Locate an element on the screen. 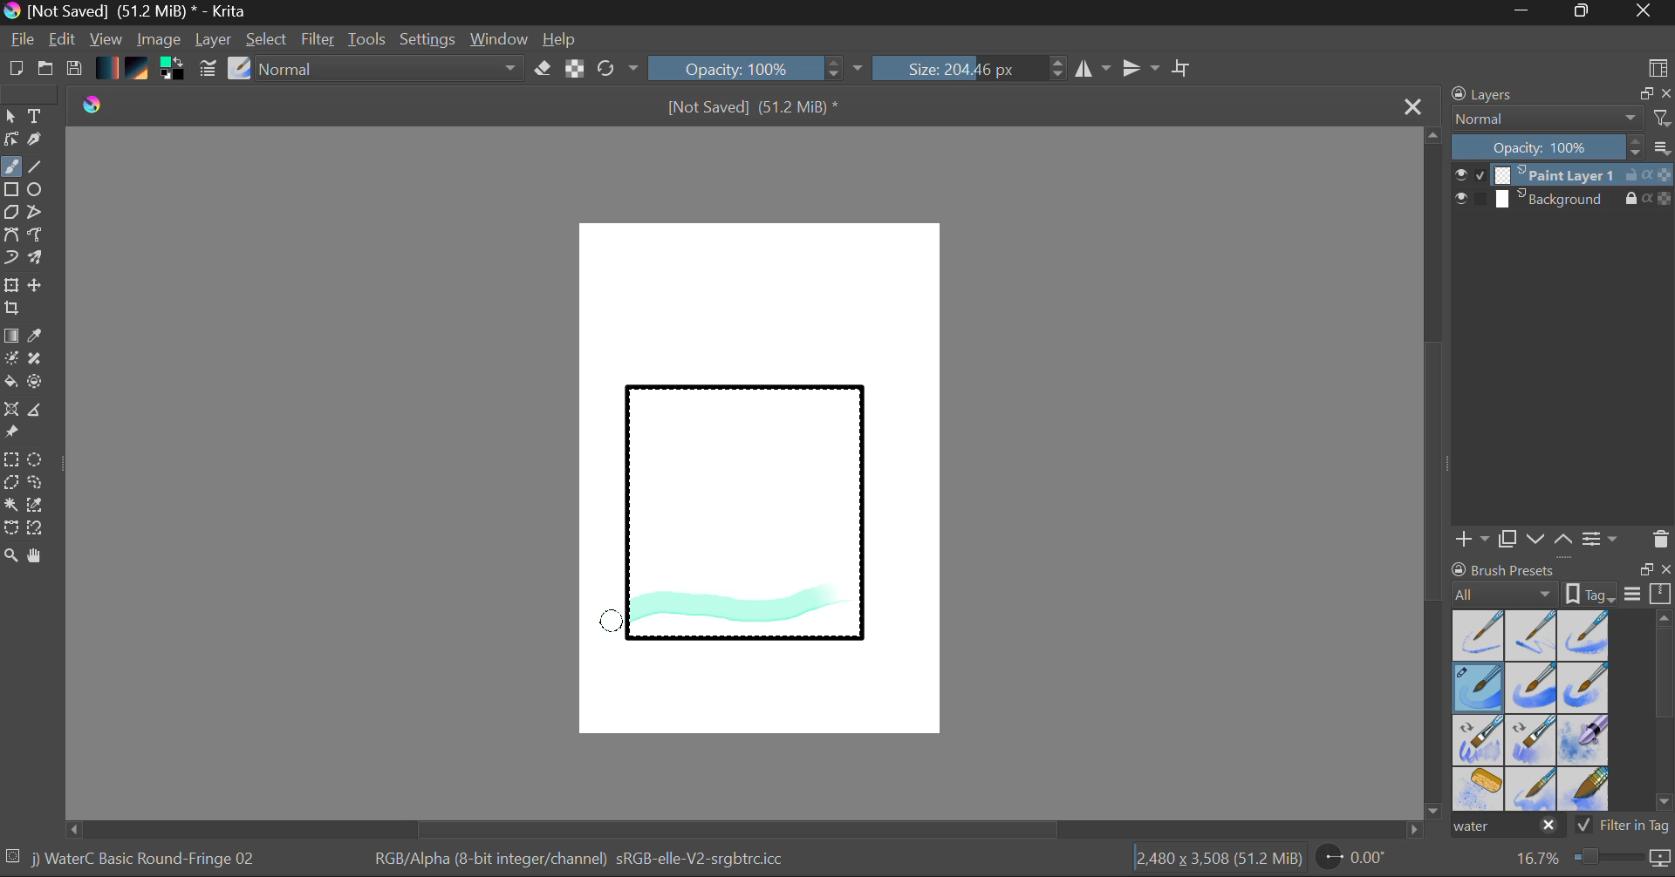 This screenshot has width=1675, height=877. Scroll Bar is located at coordinates (1665, 714).